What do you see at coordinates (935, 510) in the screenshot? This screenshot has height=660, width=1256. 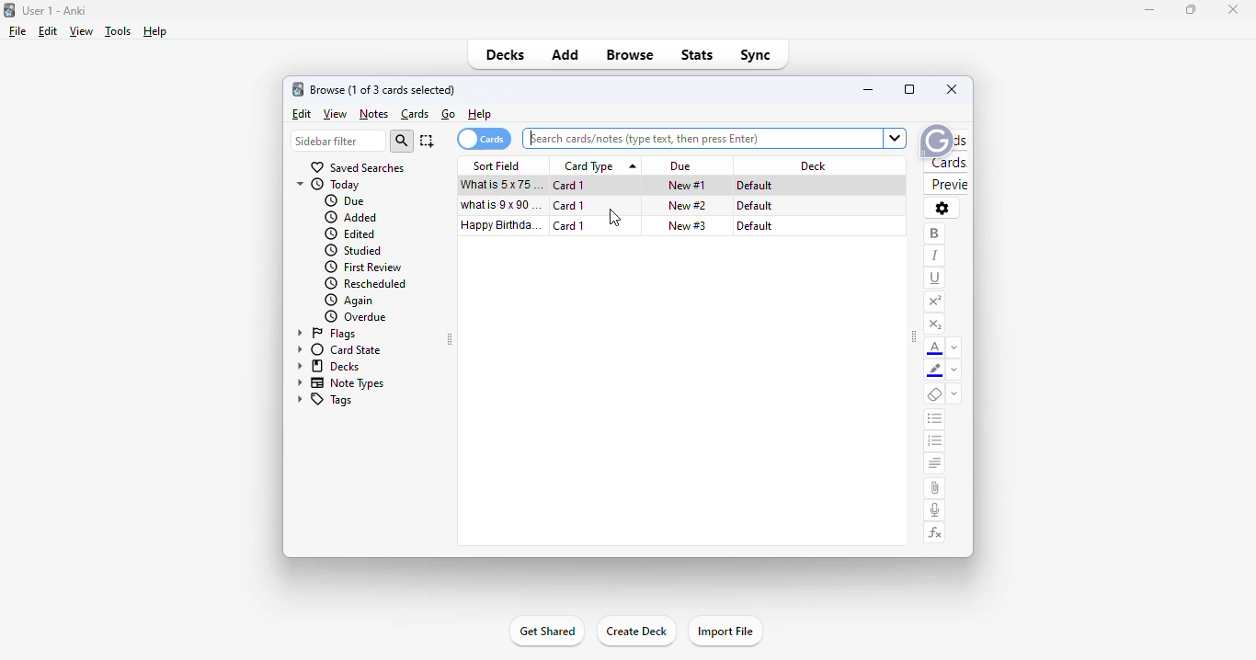 I see `record audio` at bounding box center [935, 510].